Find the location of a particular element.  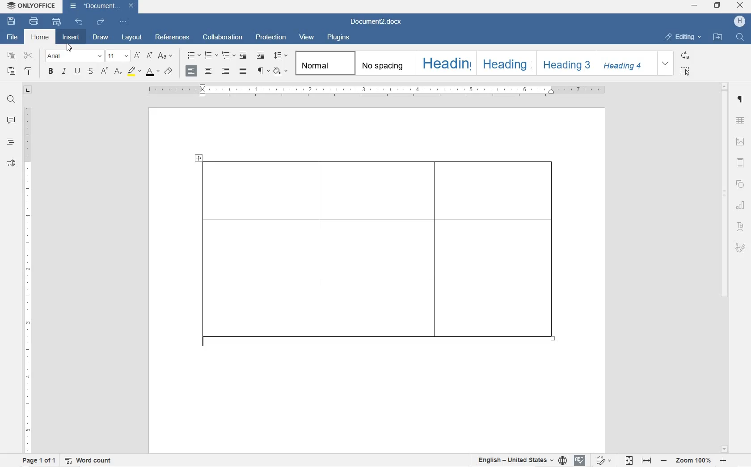

table is located at coordinates (383, 258).